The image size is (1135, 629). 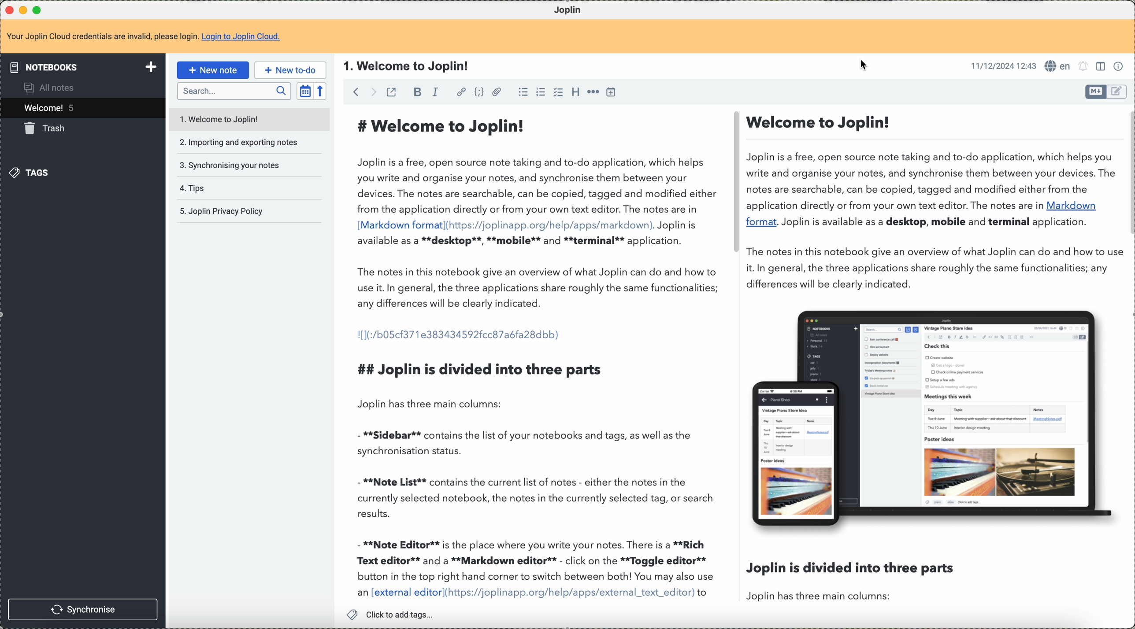 What do you see at coordinates (536, 357) in the screenshot?
I see `# Welcome to Joplin!

Joplin is a free, open source note taking and to-do application, which helps
you write and organise your notes, and synchronise them between your
devices. The notes are searchable, can be copied, tagged and modified either
from the application directly or from your own text editor. The notes are in
[Markdown format|(https://joplinapp.org/help/apps/markdown). Joplin is
available as a **desktop**, **mobile** and **terminal** application.

The notes in this notebook give an overview of what Joplin can do and how to
use it. In general, the three applications share roughly the same functionalities;
any differences will be clearly indicated.
I[(:/b05cf371e383434592fcc87a6fa28dbb)

## Joplin is divided into three parts

Joplin has three main columns:

- **Sidebar** contains the list of your notebooks and tags, as well as the
synchronisation status.

- **Note List** contains the current list of notes - either the notes in the
currently selected notebook, the notes in the currently selected tag, or search
results.

- **Note Editor** is the place where you write your notes. There is a **Rich
Text editor** and a **Markdown editor** - click on the **Toggle editor**
button in the top right hand corner to switch between both! You may also use
an lexternal editor!(https://ioplinapp.ora/help/apps/external text editor) to` at bounding box center [536, 357].